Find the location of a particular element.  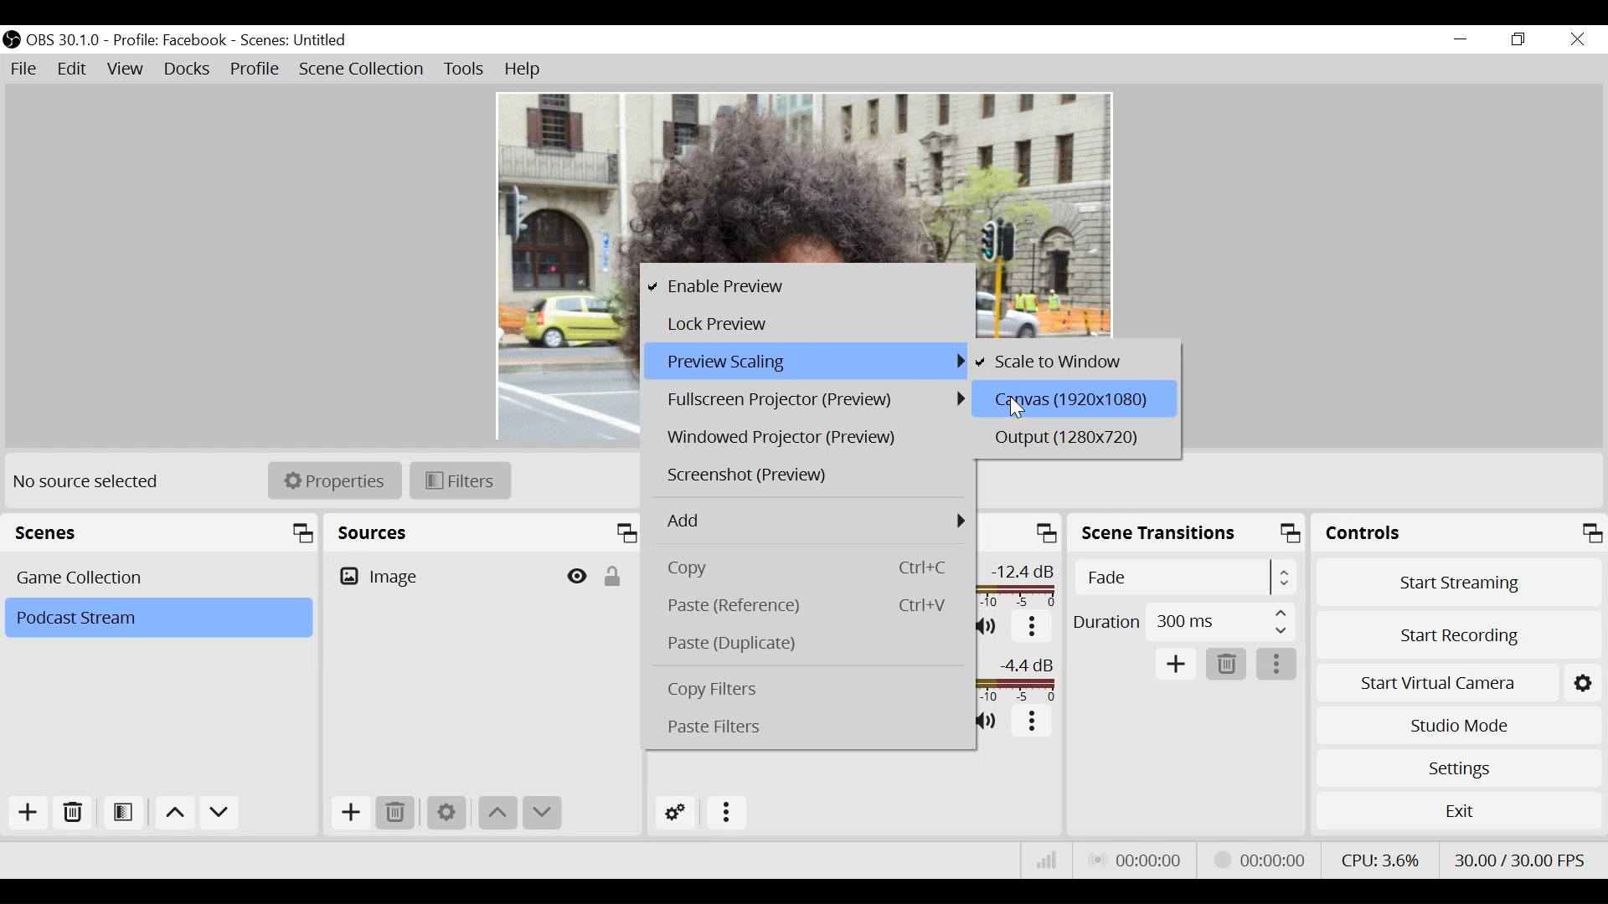

OBS Version is located at coordinates (64, 41).